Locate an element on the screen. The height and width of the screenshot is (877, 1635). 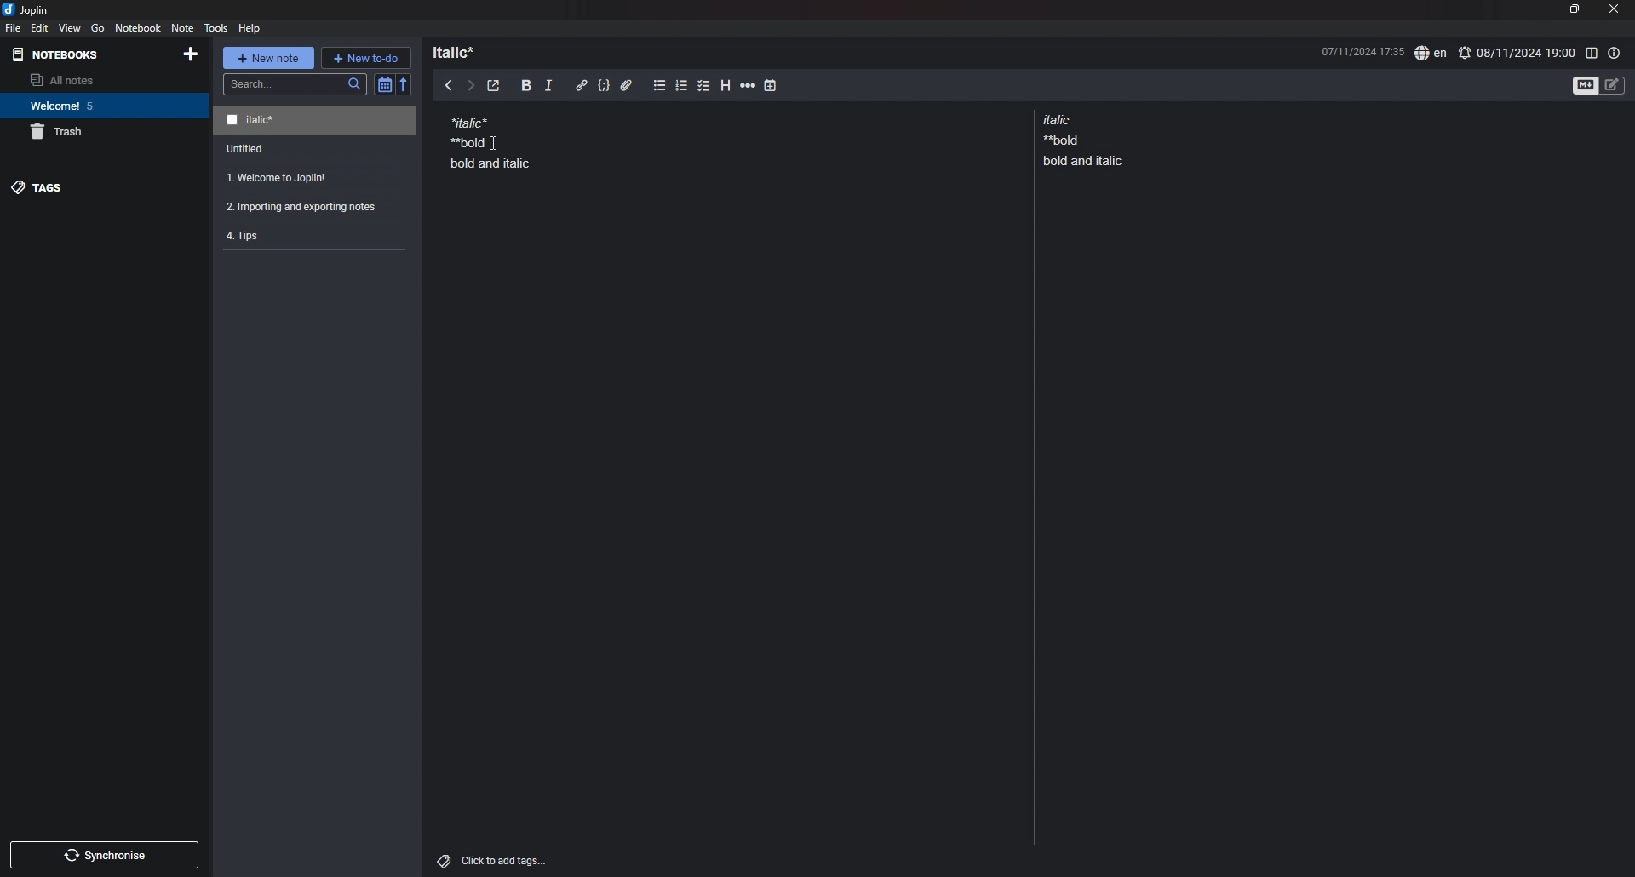
toggle editor layout is located at coordinates (1591, 53).